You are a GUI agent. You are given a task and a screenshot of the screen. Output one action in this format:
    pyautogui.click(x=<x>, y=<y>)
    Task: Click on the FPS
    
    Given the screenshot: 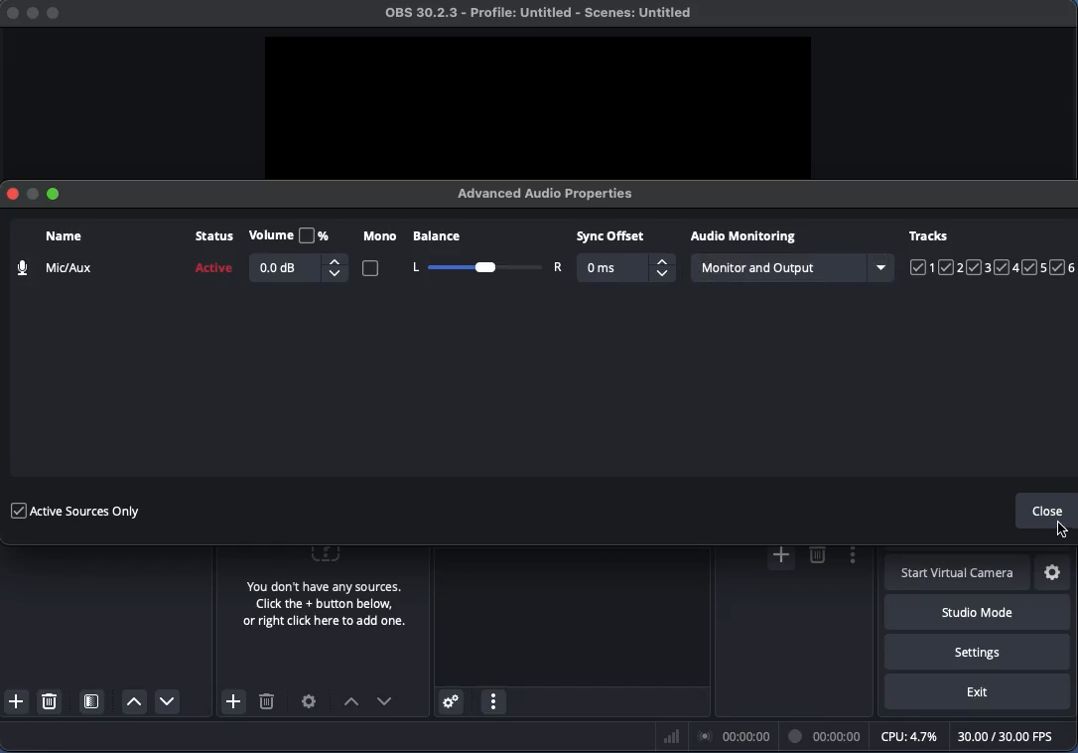 What is the action you would take?
    pyautogui.click(x=1014, y=736)
    